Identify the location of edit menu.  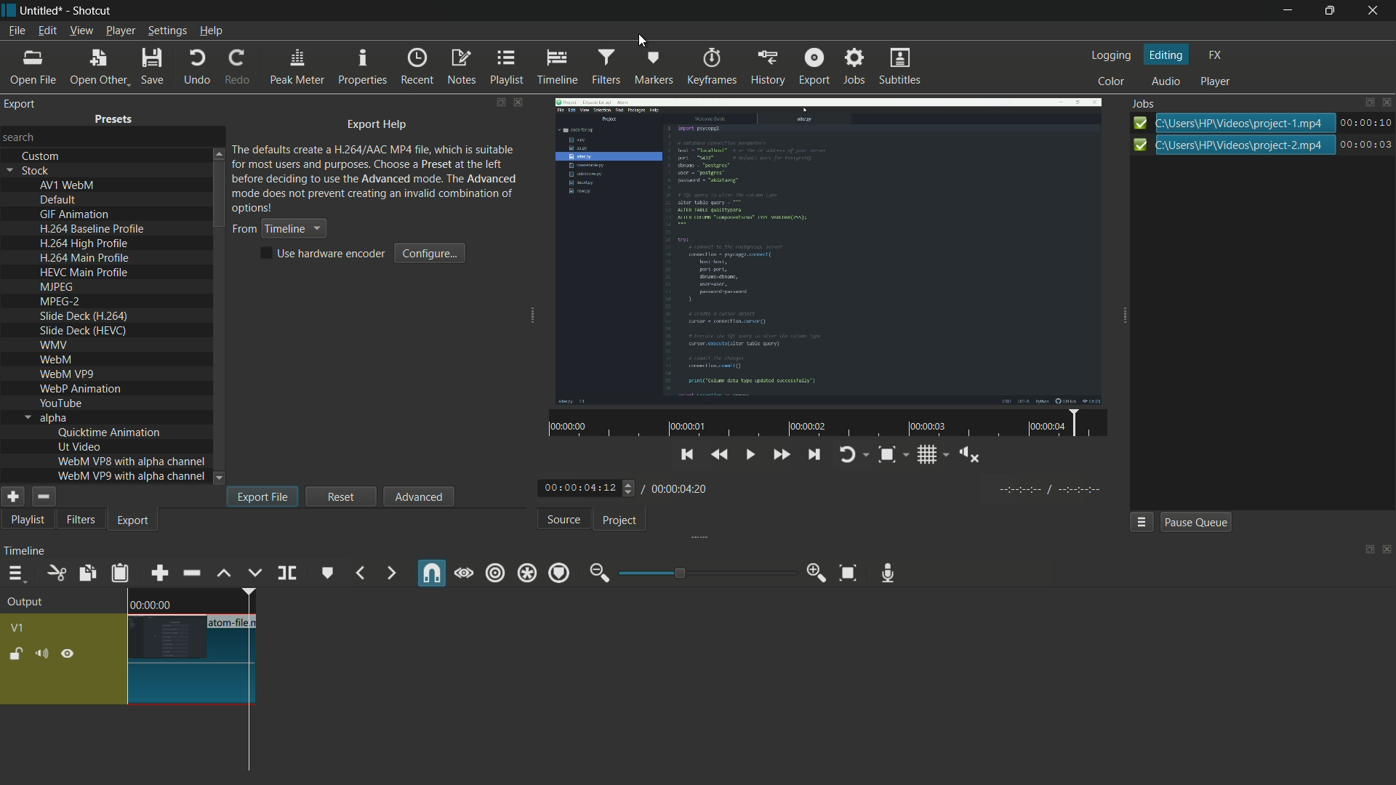
(47, 30).